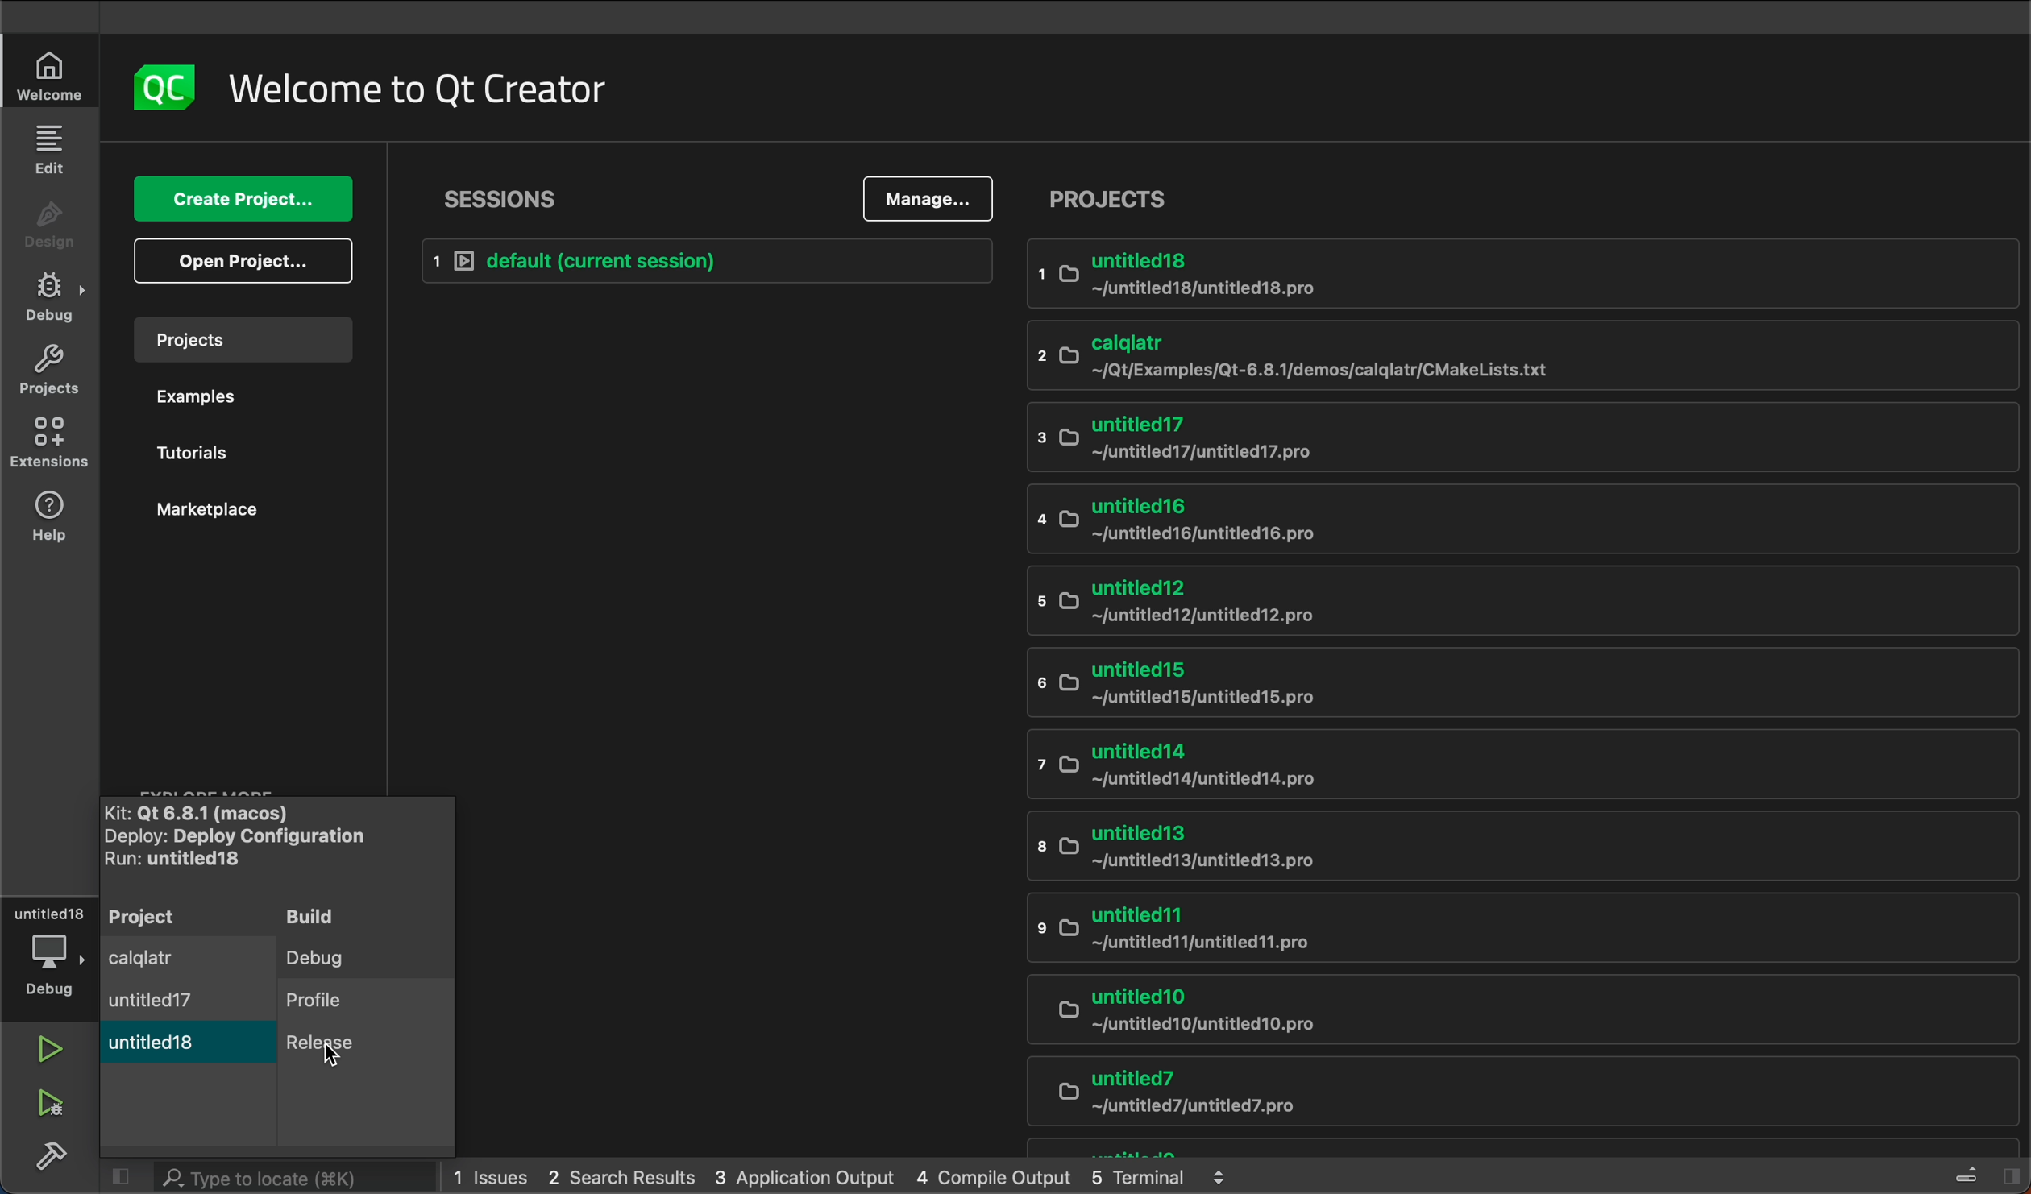 The width and height of the screenshot is (2031, 1194). Describe the element at coordinates (161, 1049) in the screenshot. I see `untitled 18` at that location.